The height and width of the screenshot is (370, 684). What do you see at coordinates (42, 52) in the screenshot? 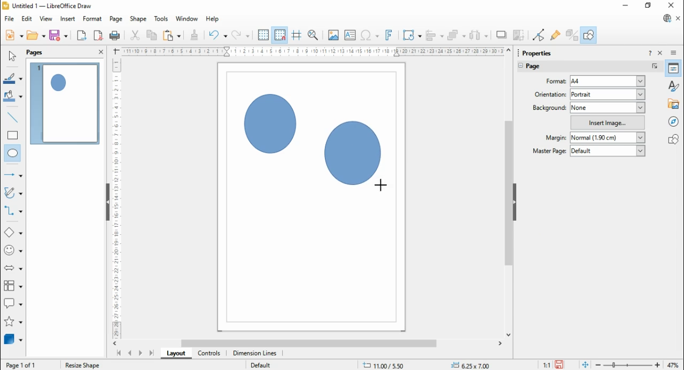
I see `pages panel` at bounding box center [42, 52].